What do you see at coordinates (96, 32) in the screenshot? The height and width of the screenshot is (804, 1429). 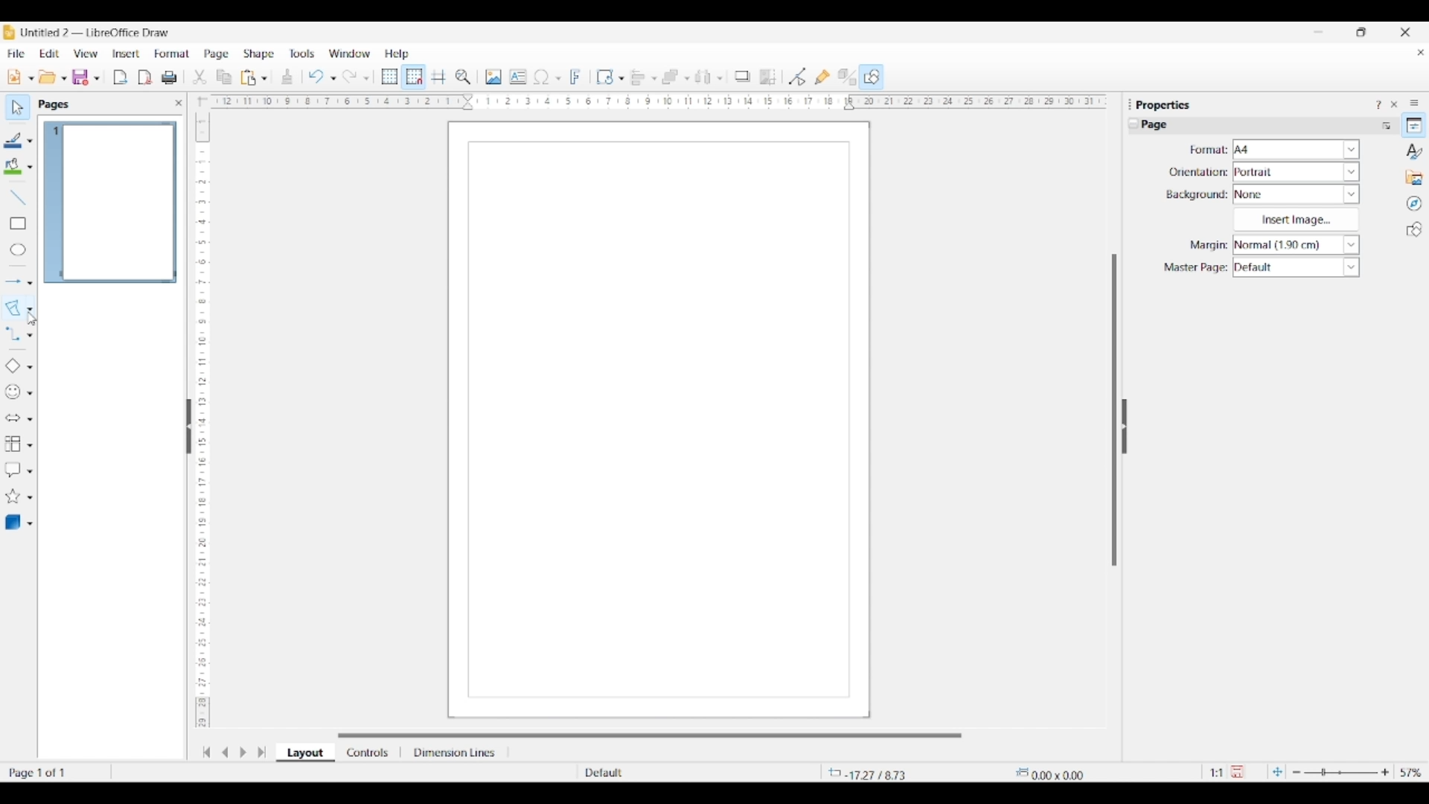 I see `Project and software name` at bounding box center [96, 32].